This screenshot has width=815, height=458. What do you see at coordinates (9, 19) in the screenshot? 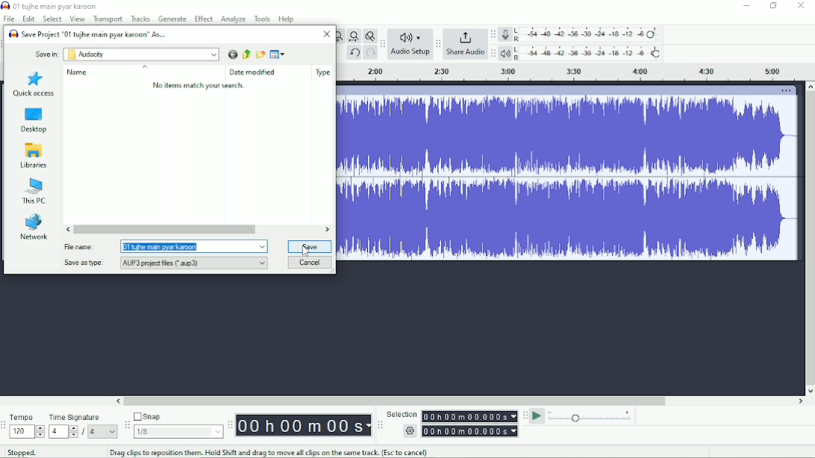
I see `File` at bounding box center [9, 19].